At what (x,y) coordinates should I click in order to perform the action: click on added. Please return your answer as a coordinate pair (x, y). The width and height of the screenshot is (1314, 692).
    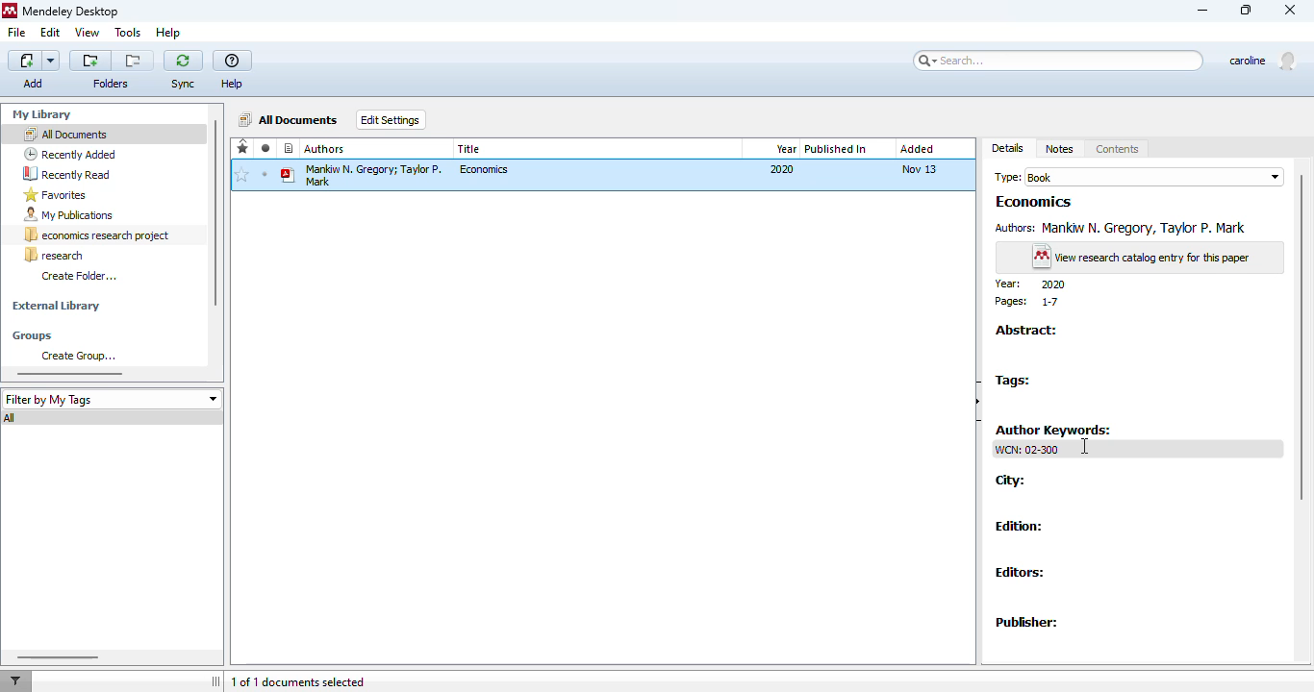
    Looking at the image, I should click on (918, 149).